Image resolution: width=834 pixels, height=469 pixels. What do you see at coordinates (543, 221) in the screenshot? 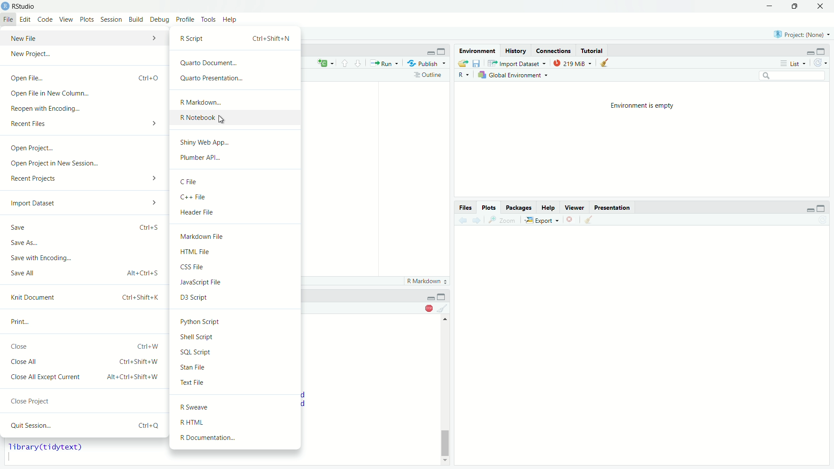
I see `Export as` at bounding box center [543, 221].